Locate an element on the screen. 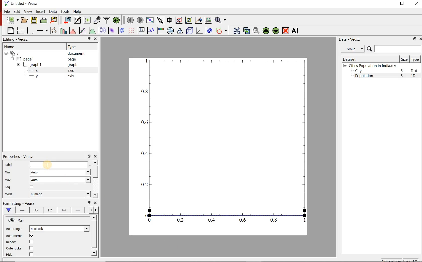 This screenshot has height=262, width=422. scrollbar is located at coordinates (95, 179).